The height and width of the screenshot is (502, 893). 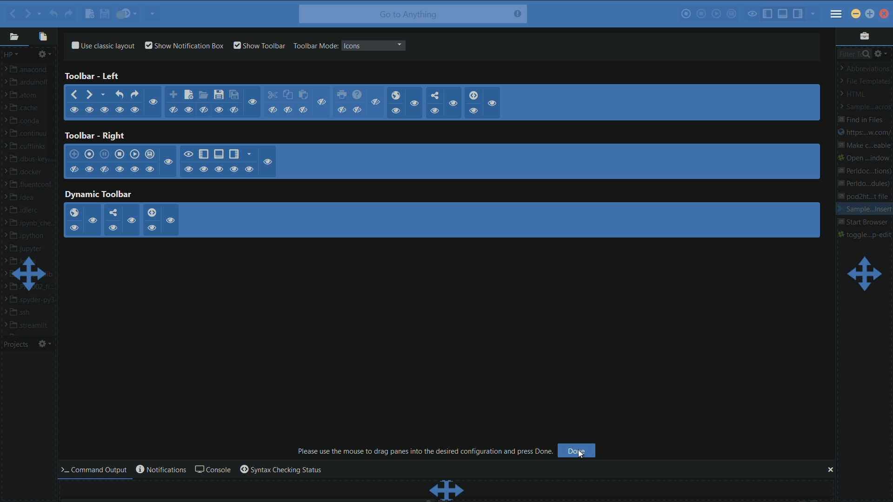 What do you see at coordinates (30, 274) in the screenshot?
I see `change layout` at bounding box center [30, 274].